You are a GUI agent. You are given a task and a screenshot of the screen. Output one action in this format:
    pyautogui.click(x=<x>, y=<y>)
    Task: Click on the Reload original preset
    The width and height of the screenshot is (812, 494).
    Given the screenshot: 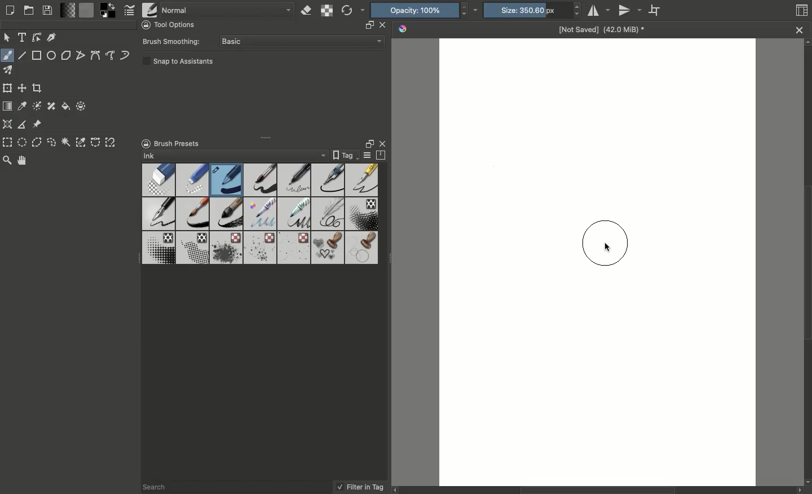 What is the action you would take?
    pyautogui.click(x=352, y=11)
    